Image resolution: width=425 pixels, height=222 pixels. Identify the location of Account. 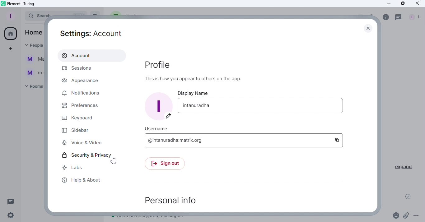
(90, 56).